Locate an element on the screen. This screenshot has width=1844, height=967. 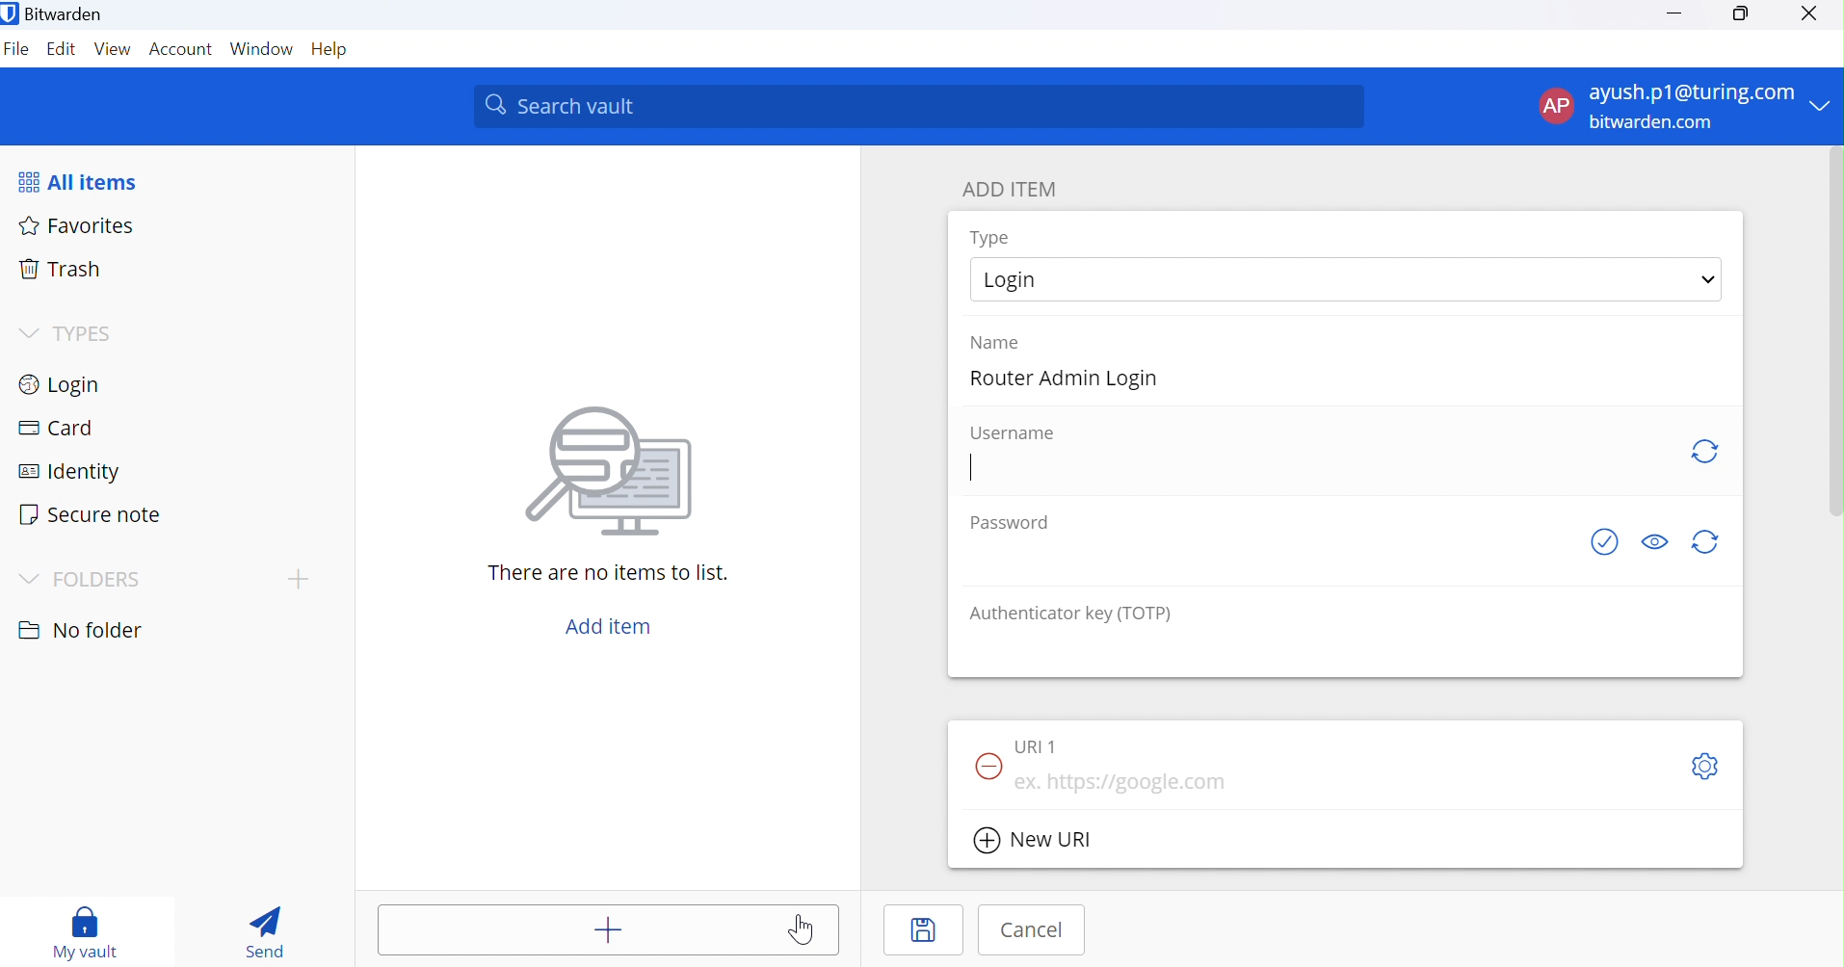
add name is located at coordinates (1344, 380).